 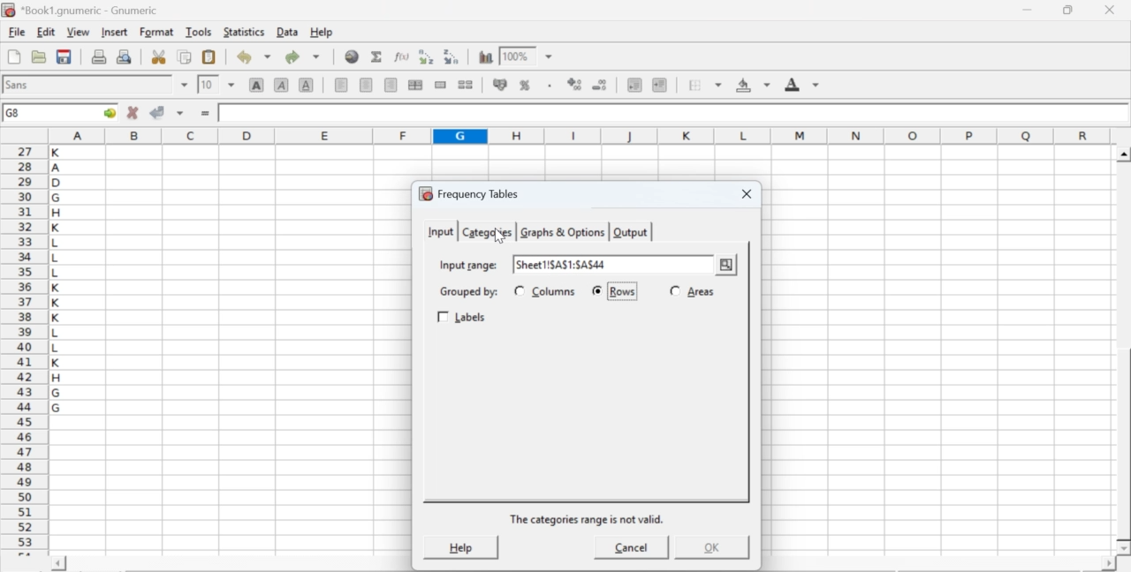 What do you see at coordinates (555, 291) in the screenshot?
I see `columns` at bounding box center [555, 291].